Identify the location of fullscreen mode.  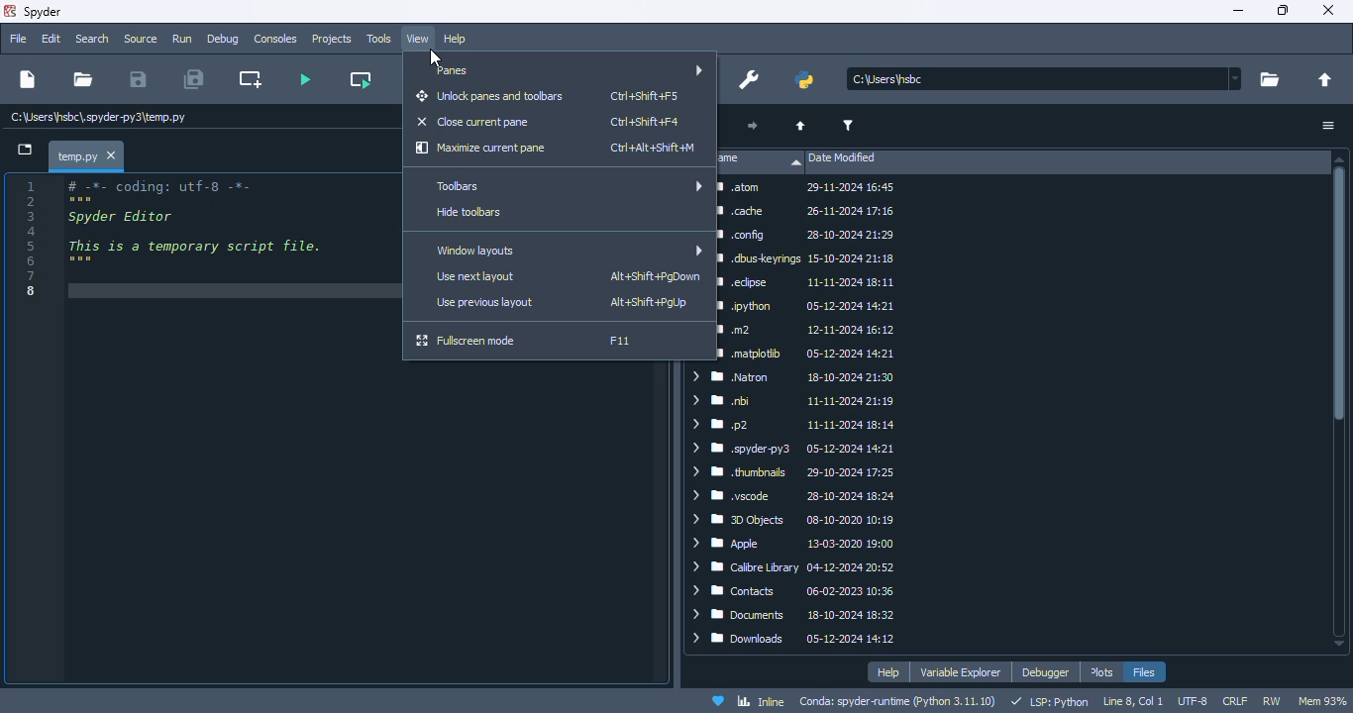
(466, 341).